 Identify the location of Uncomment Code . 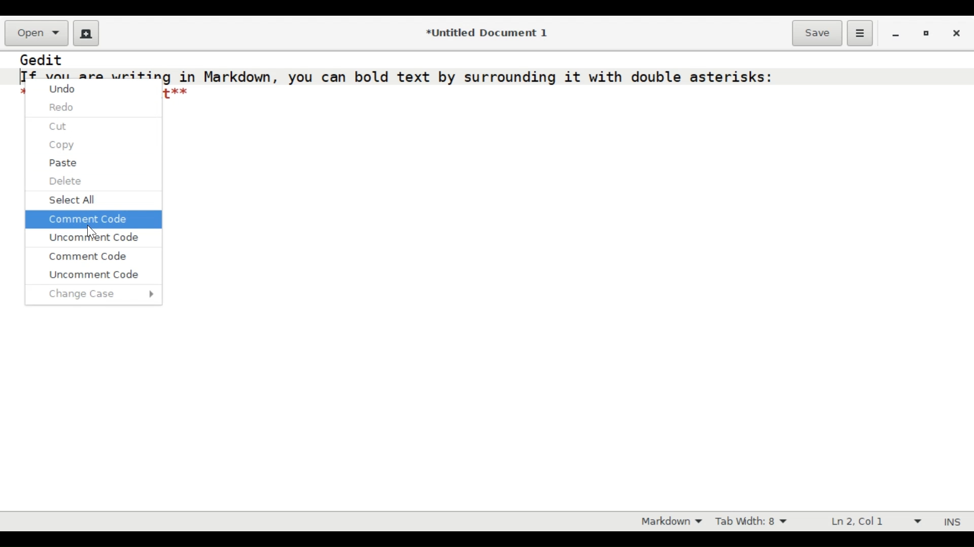
(94, 239).